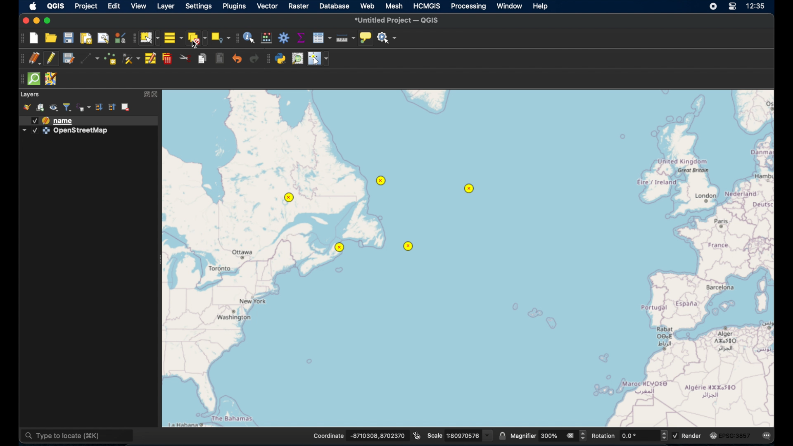  I want to click on toggle extents and display mouse position , so click(416, 435).